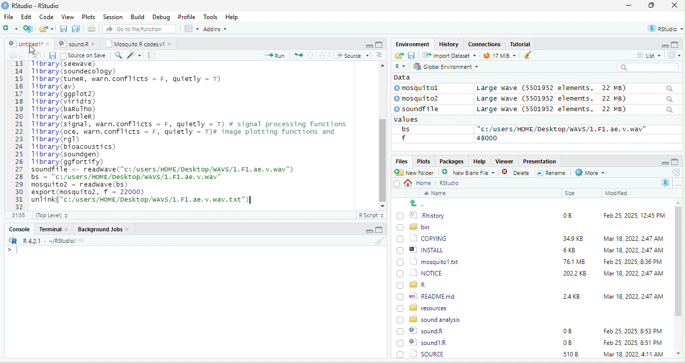  Describe the element at coordinates (415, 226) in the screenshot. I see `Ld bin` at that location.